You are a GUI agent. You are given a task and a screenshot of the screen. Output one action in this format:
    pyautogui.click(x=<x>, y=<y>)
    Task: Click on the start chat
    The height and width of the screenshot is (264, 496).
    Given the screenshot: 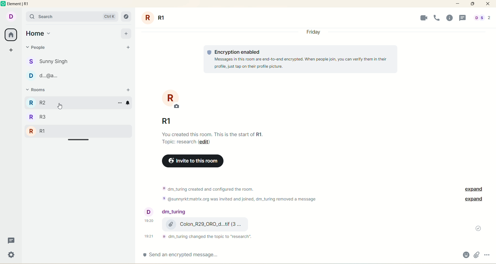 What is the action you would take?
    pyautogui.click(x=127, y=48)
    